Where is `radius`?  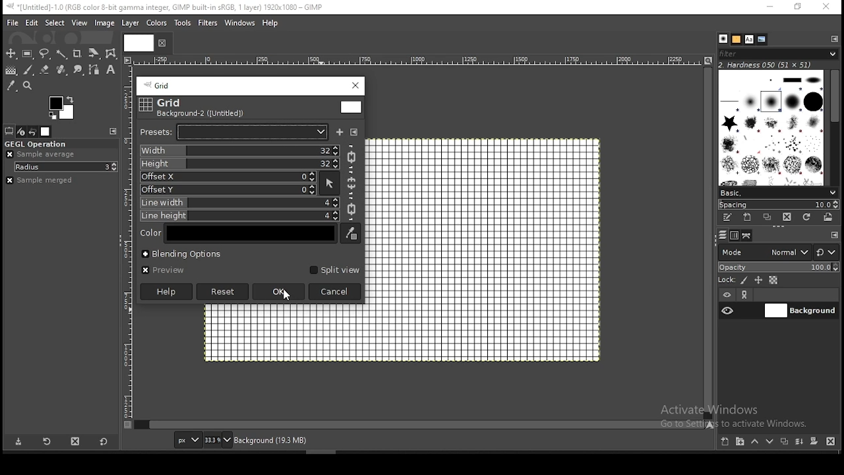 radius is located at coordinates (67, 167).